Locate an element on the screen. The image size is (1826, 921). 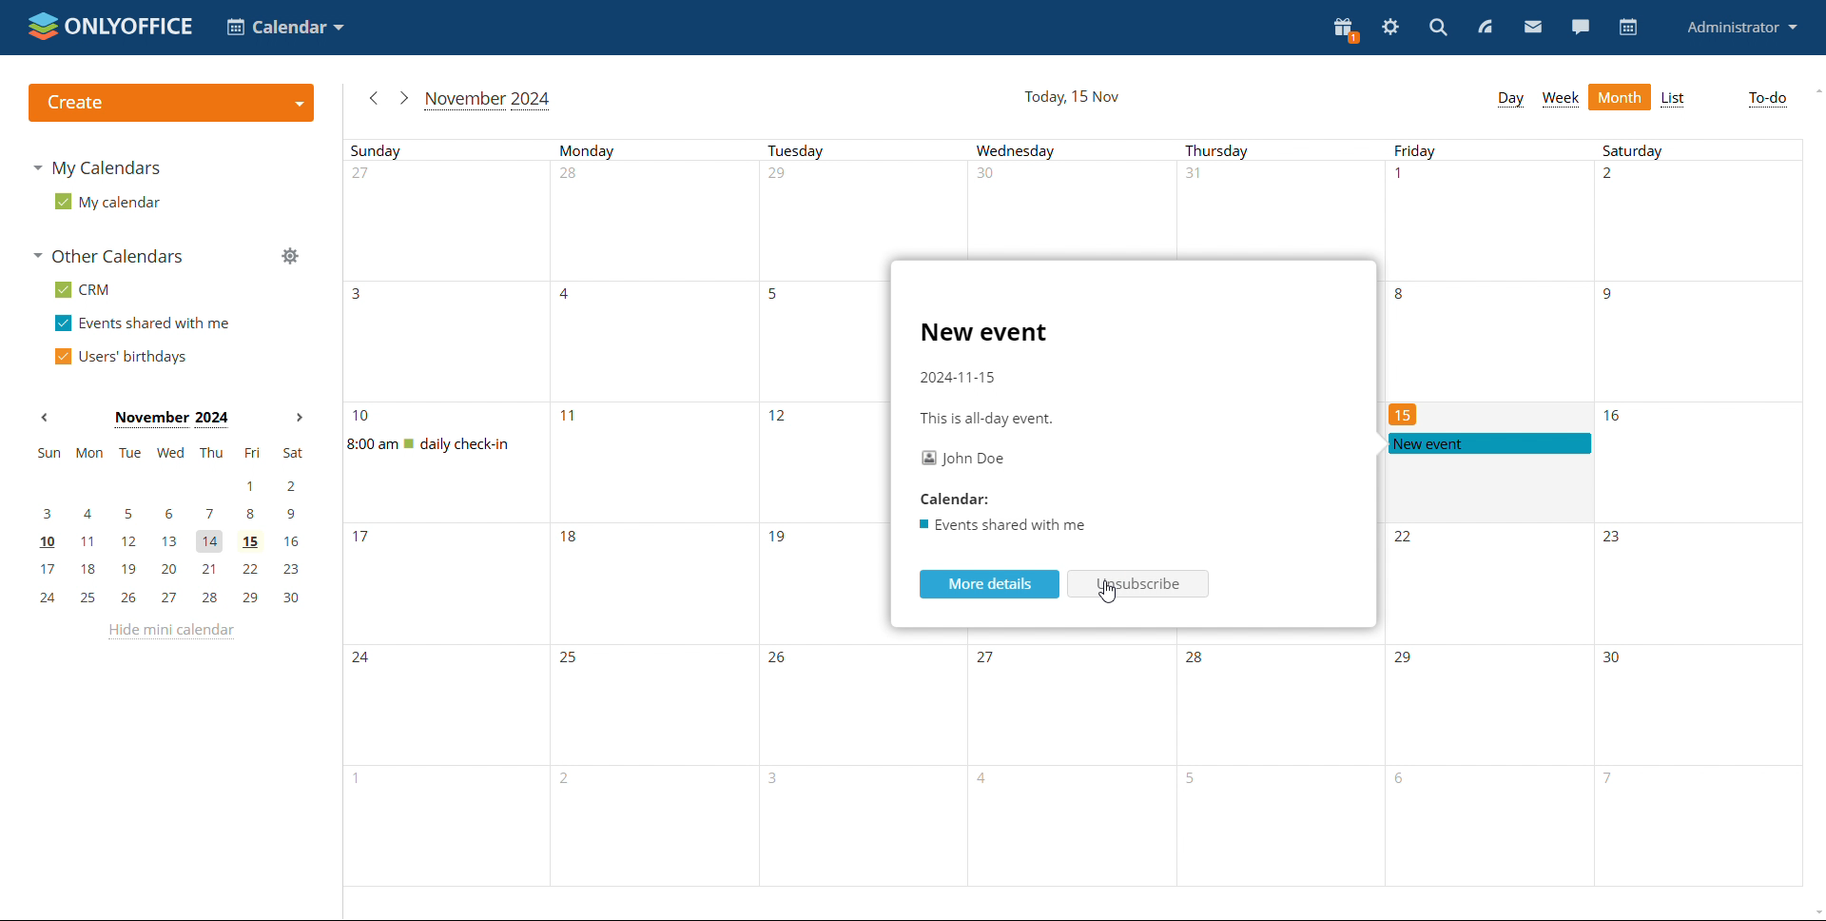
crm is located at coordinates (80, 289).